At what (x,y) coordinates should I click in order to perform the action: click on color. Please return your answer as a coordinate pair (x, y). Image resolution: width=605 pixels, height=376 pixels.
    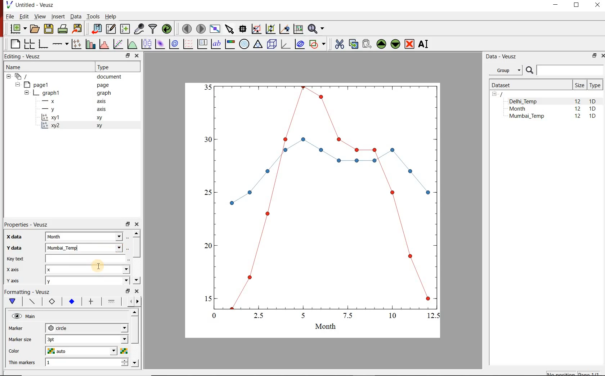
    Looking at the image, I should click on (21, 351).